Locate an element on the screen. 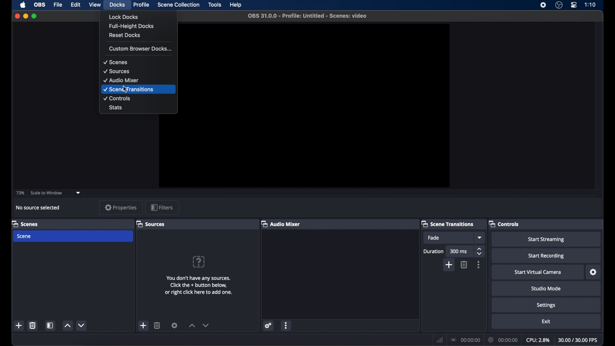  minimize is located at coordinates (25, 16).